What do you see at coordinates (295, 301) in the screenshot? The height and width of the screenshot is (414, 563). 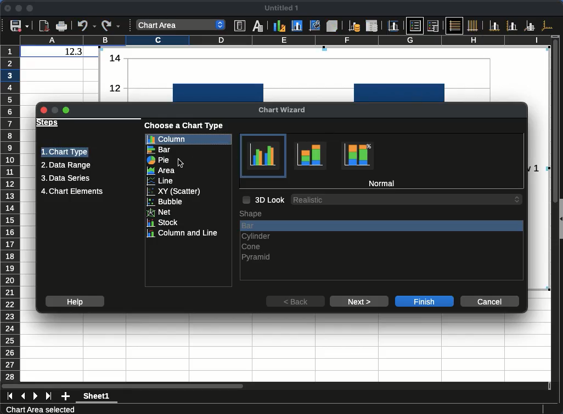 I see `back` at bounding box center [295, 301].